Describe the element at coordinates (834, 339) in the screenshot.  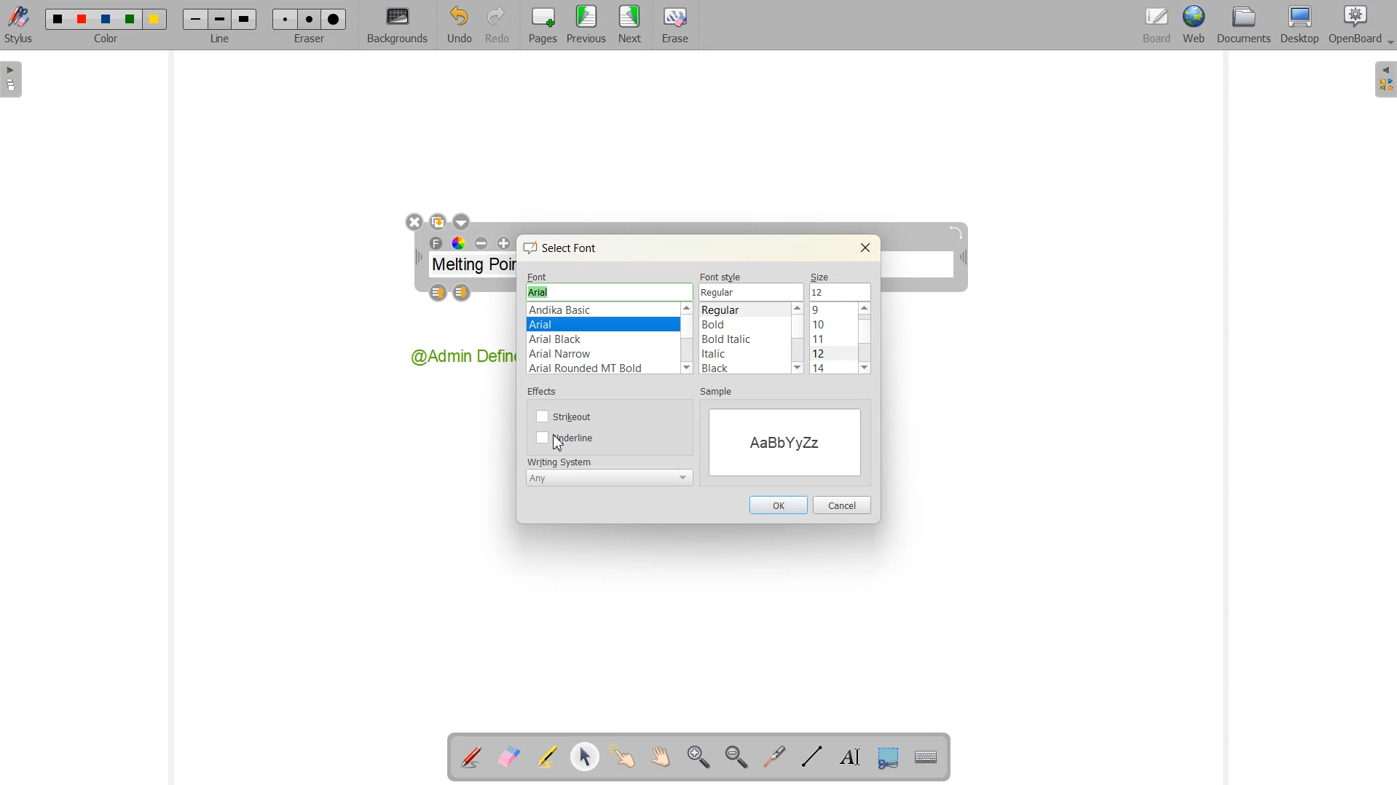
I see `Font Size` at that location.